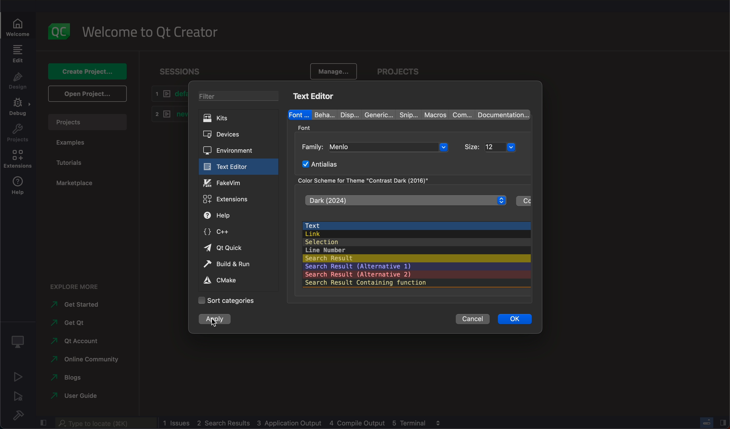 This screenshot has height=429, width=730. I want to click on open , so click(87, 95).